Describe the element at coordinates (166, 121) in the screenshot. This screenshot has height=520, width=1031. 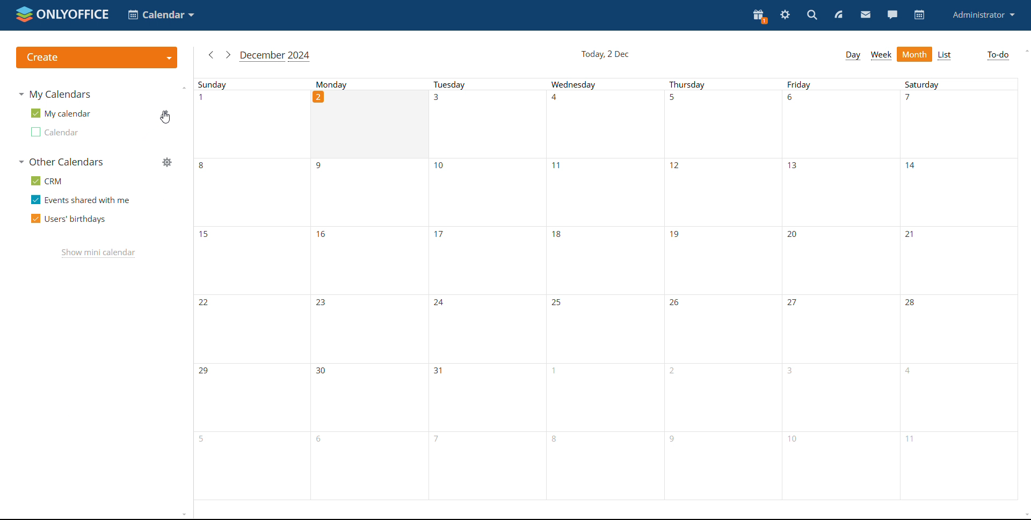
I see `cursor` at that location.